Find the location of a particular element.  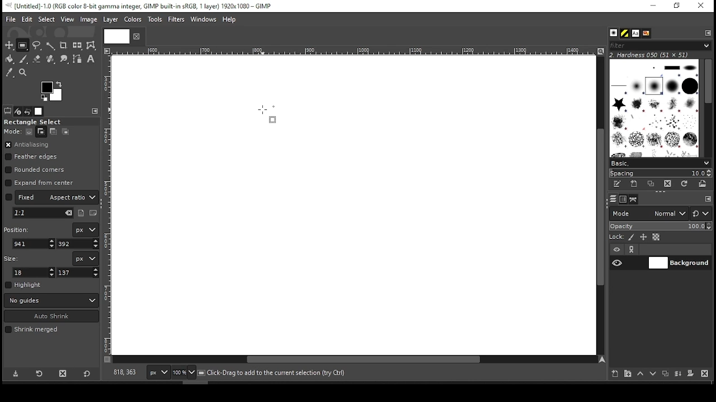

restore is located at coordinates (678, 6).